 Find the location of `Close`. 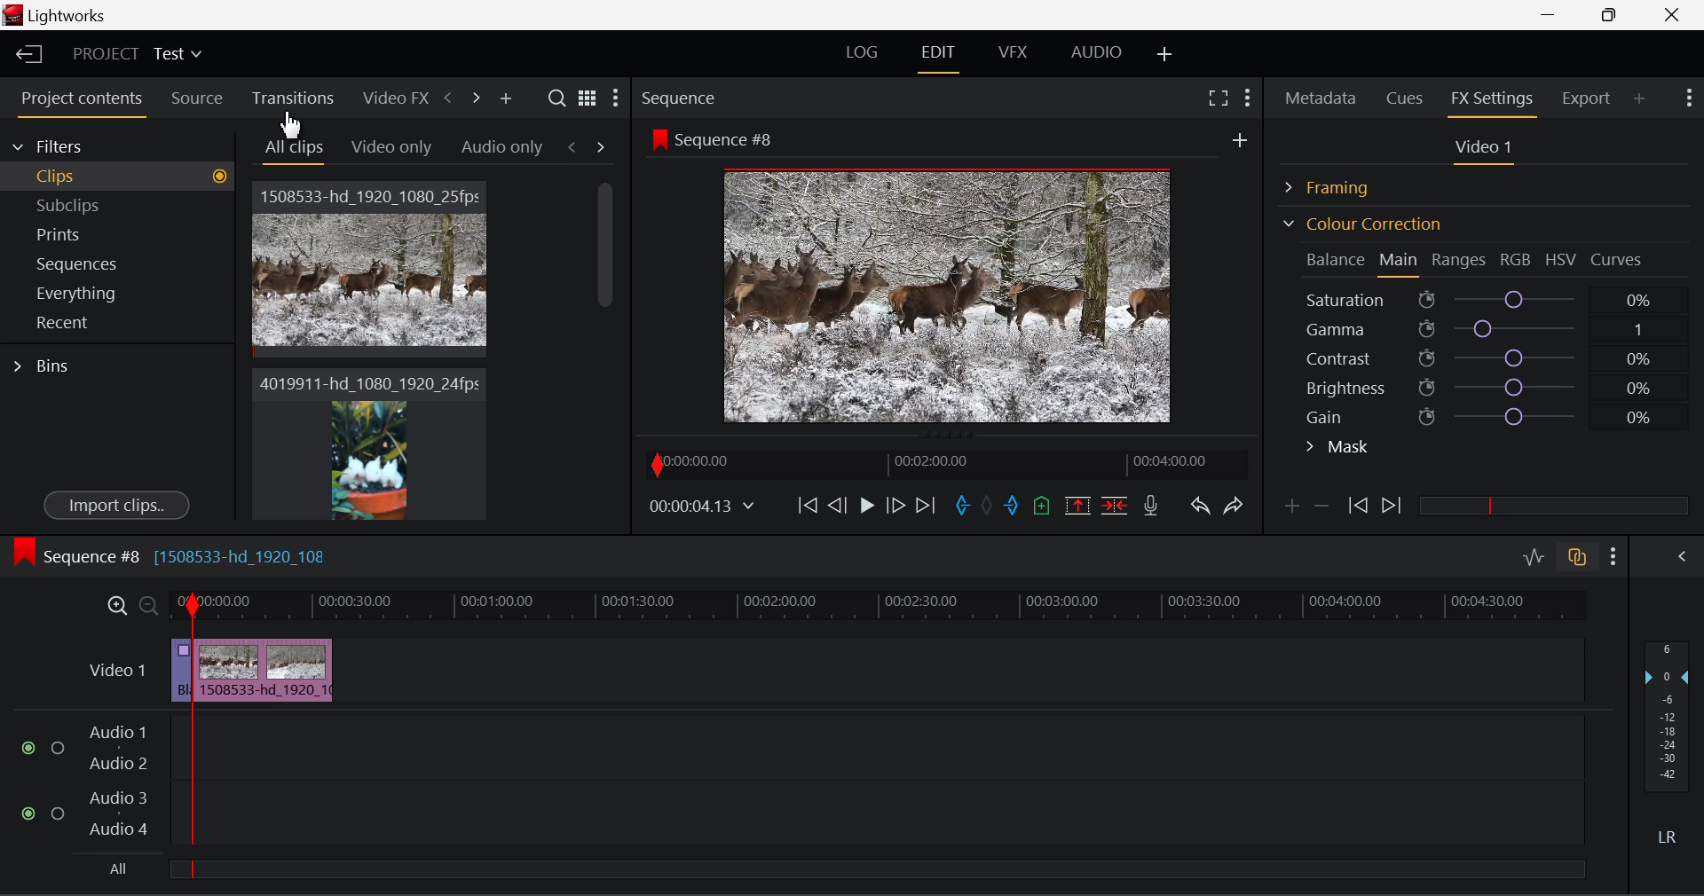

Close is located at coordinates (1676, 15).